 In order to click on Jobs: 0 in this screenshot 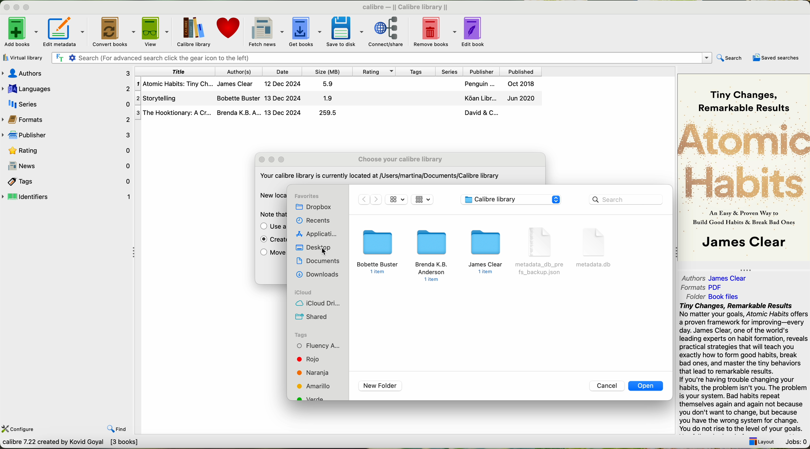, I will do `click(795, 440)`.